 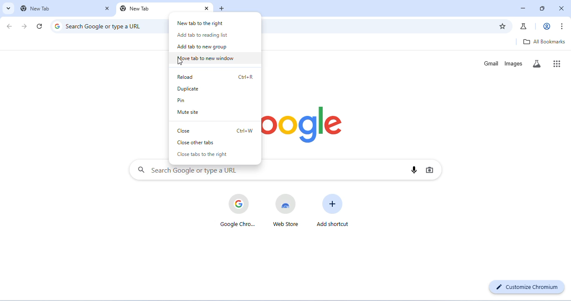 I want to click on search labs, so click(x=537, y=63).